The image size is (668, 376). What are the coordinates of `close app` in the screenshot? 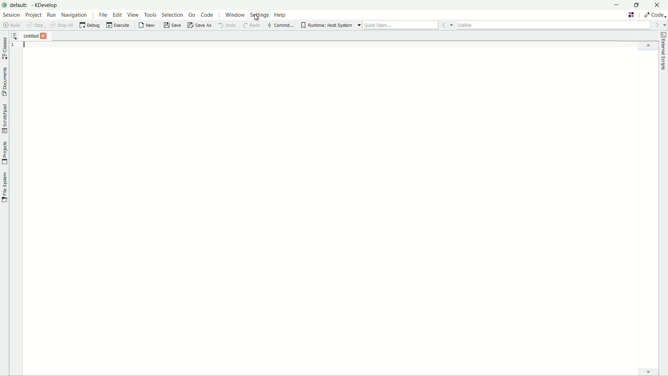 It's located at (657, 5).